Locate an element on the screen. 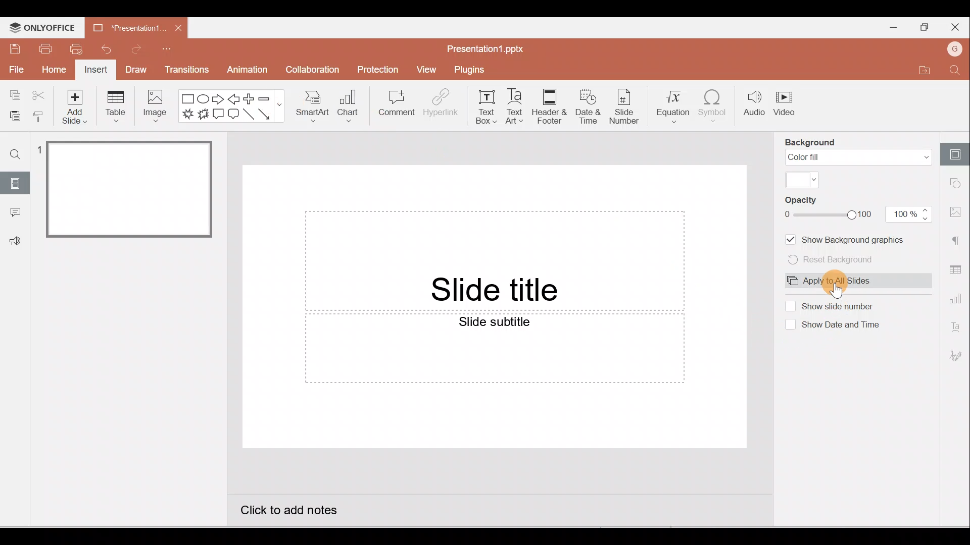 The width and height of the screenshot is (970, 545). Feedback & support is located at coordinates (16, 241).